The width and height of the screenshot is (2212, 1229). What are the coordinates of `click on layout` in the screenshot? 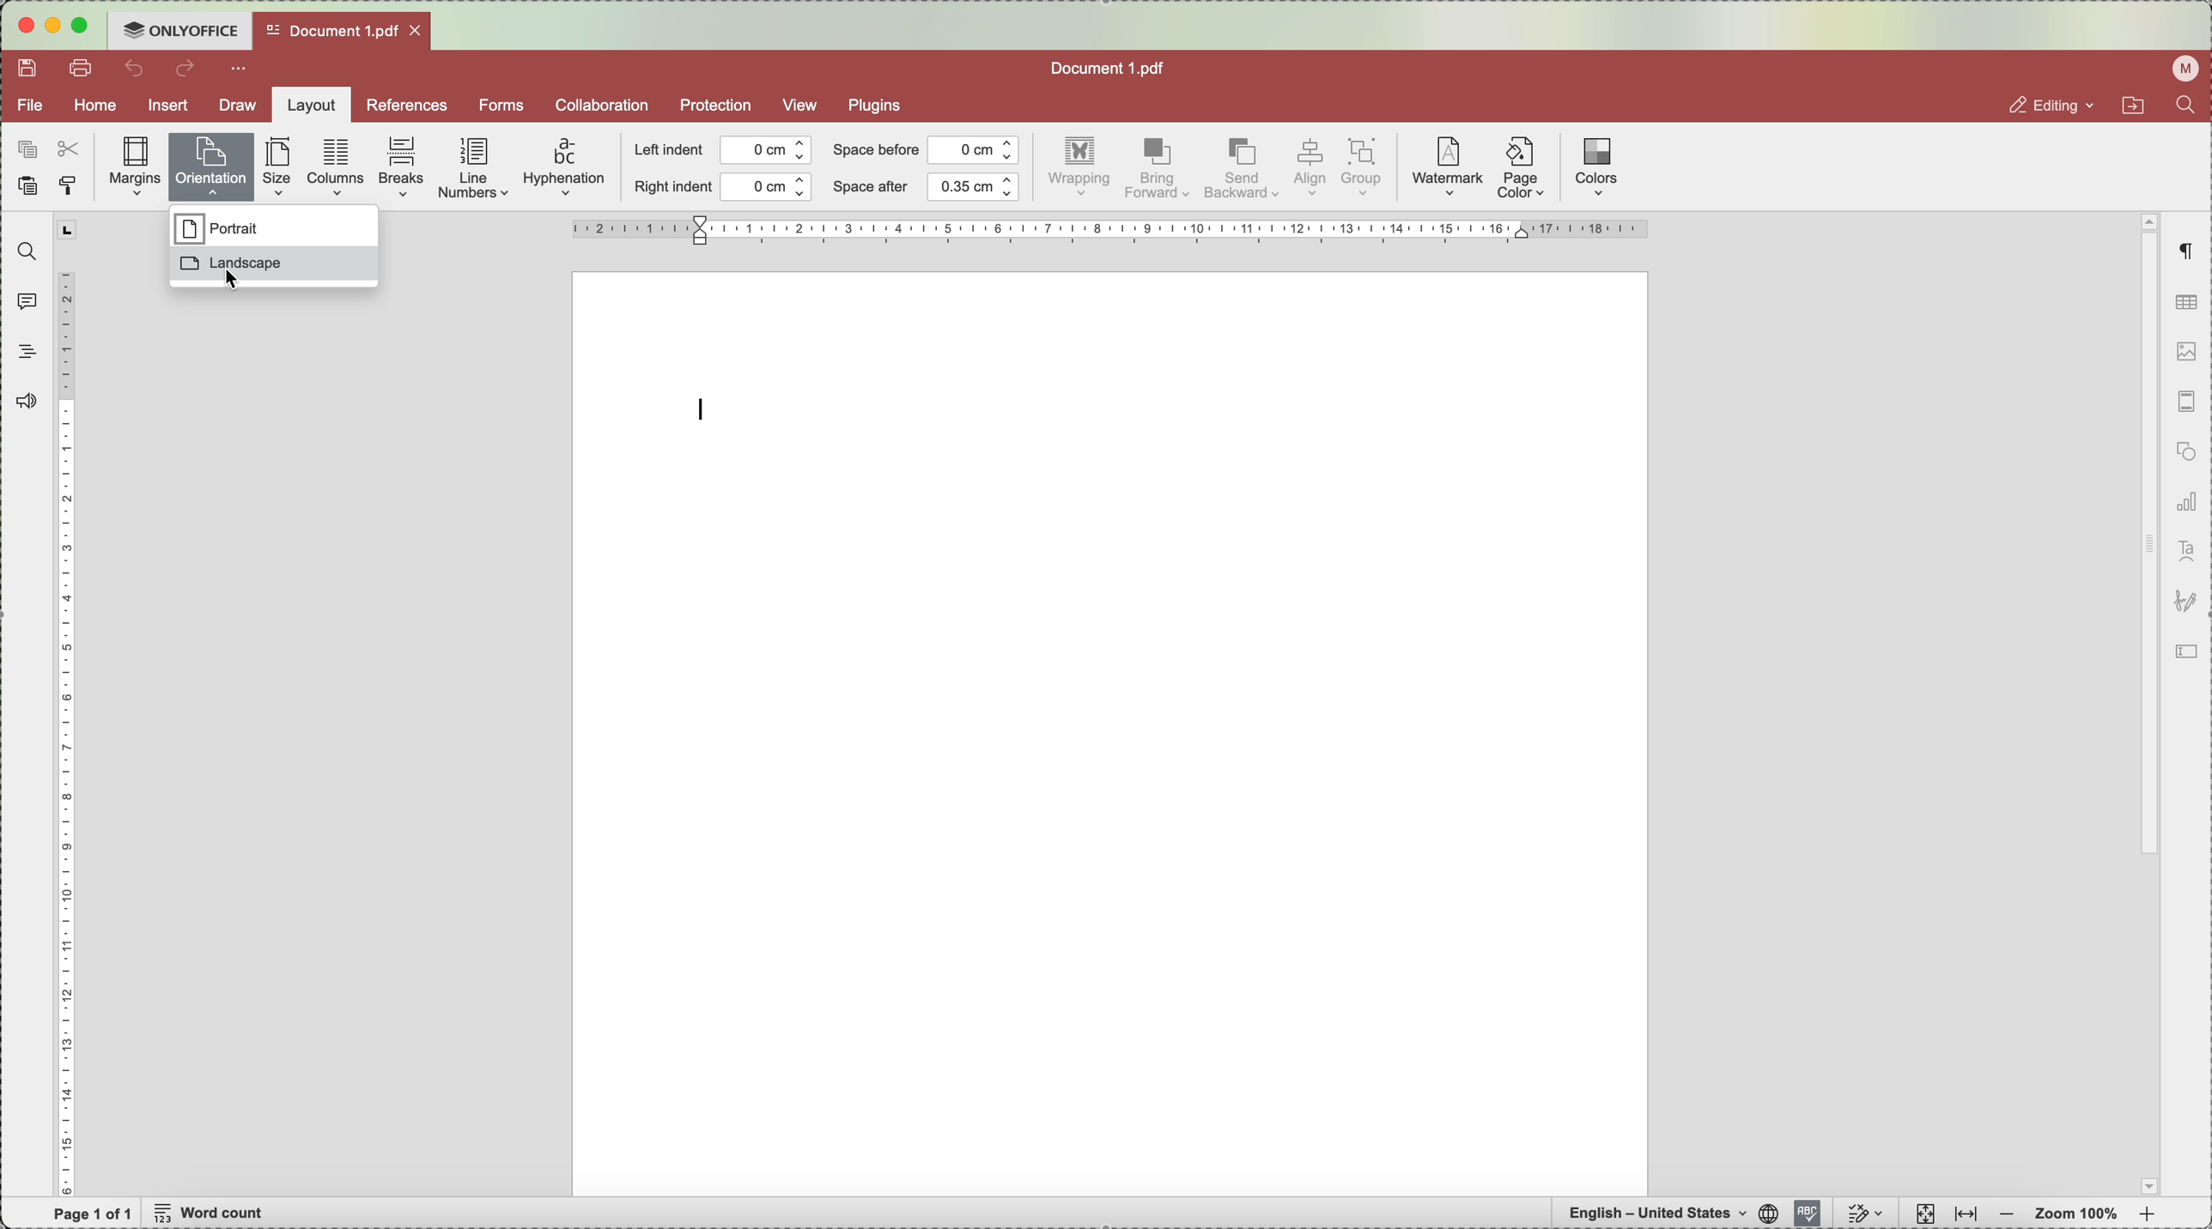 It's located at (308, 111).